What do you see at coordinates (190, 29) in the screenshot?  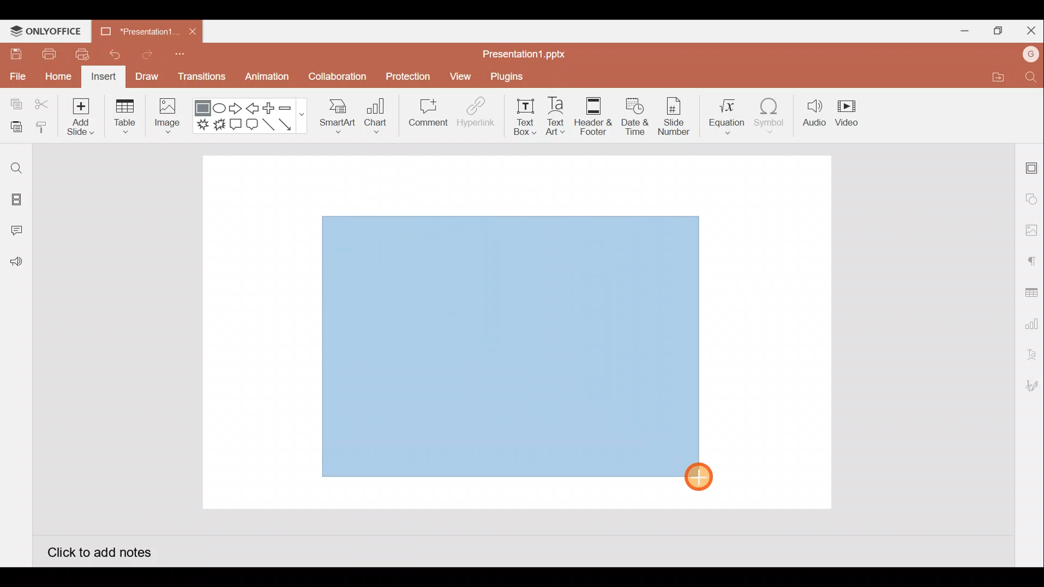 I see `Close document` at bounding box center [190, 29].